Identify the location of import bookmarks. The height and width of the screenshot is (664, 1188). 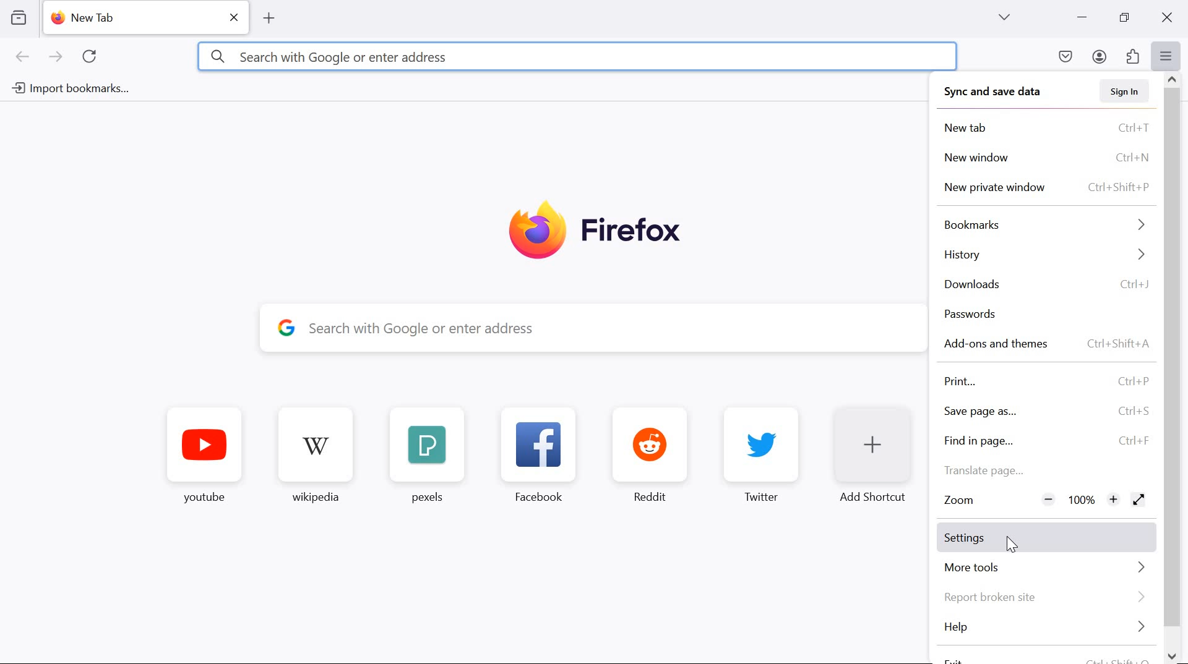
(74, 88).